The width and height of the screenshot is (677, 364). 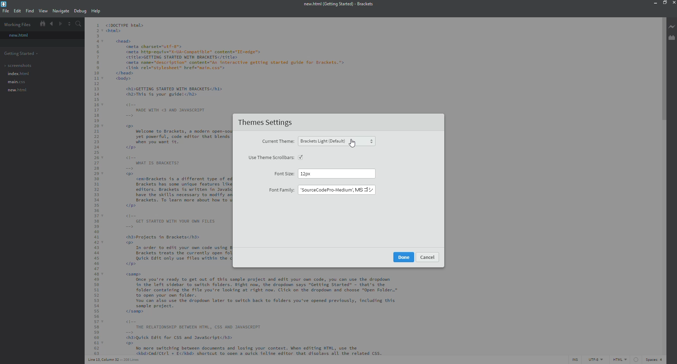 What do you see at coordinates (18, 66) in the screenshot?
I see `screenshots` at bounding box center [18, 66].